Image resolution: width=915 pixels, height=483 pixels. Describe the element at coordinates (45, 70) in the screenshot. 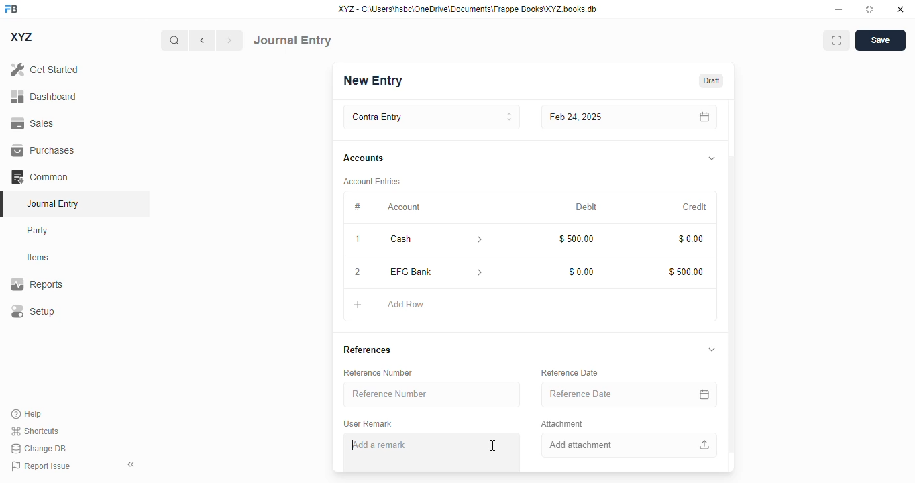

I see `get started` at that location.